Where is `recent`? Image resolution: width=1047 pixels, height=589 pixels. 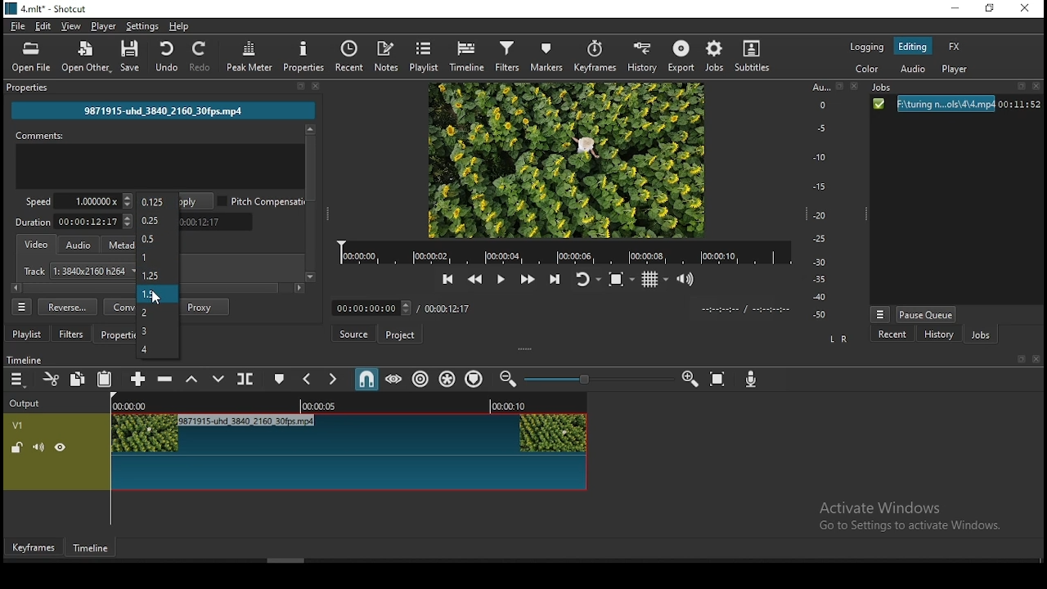 recent is located at coordinates (893, 335).